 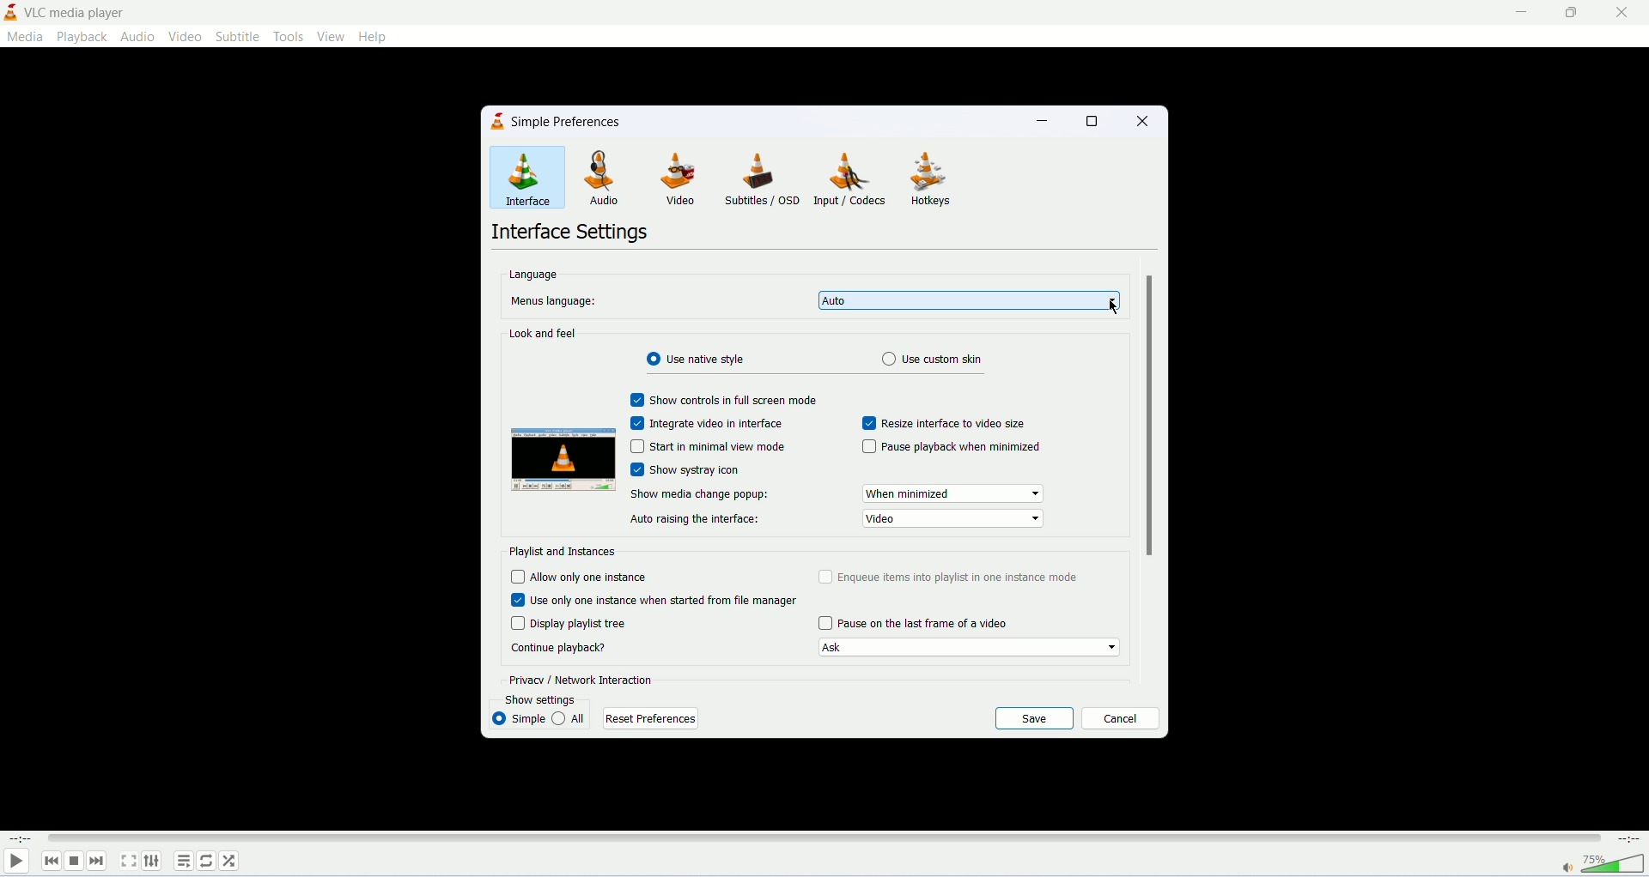 I want to click on enqueue items into playlist in one instance mode, so click(x=950, y=577).